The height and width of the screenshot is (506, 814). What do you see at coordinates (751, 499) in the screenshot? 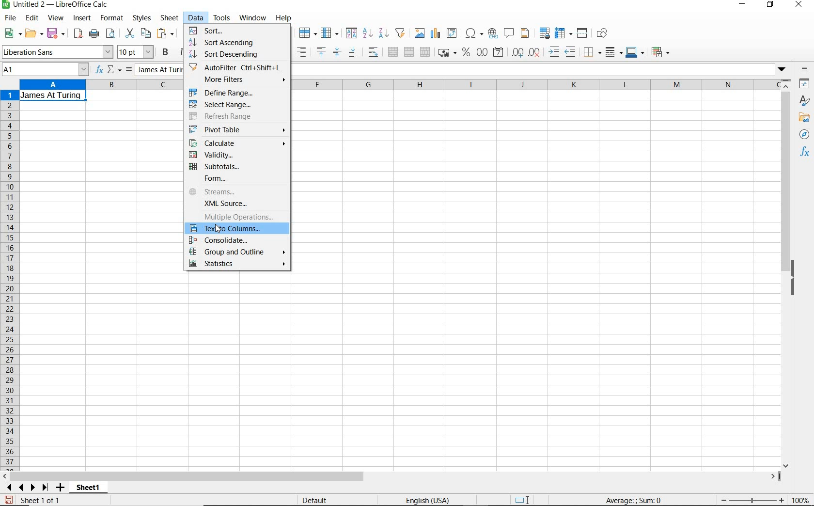
I see `zoom out or zoom in` at bounding box center [751, 499].